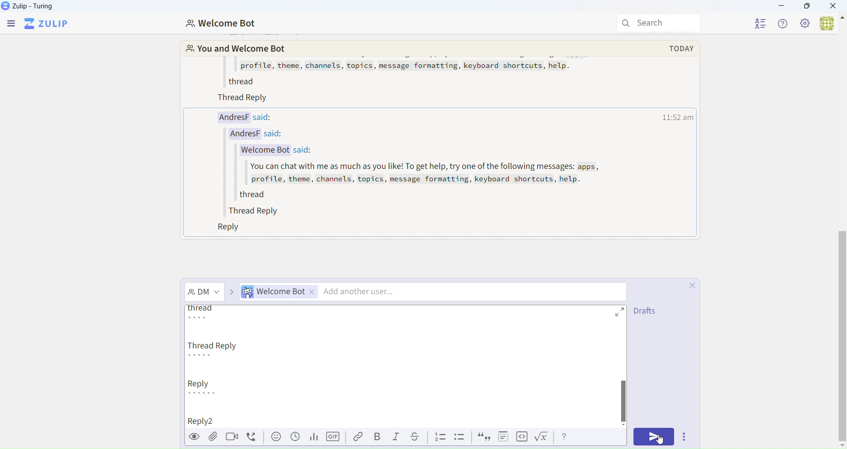 This screenshot has height=449, width=847. Describe the element at coordinates (33, 7) in the screenshot. I see `Zulip` at that location.